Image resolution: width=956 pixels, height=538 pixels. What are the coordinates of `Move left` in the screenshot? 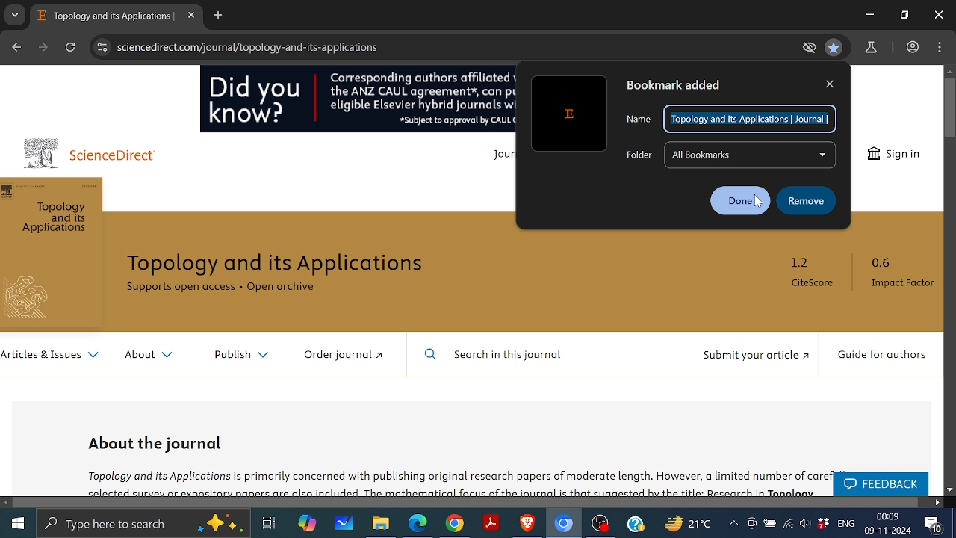 It's located at (7, 502).